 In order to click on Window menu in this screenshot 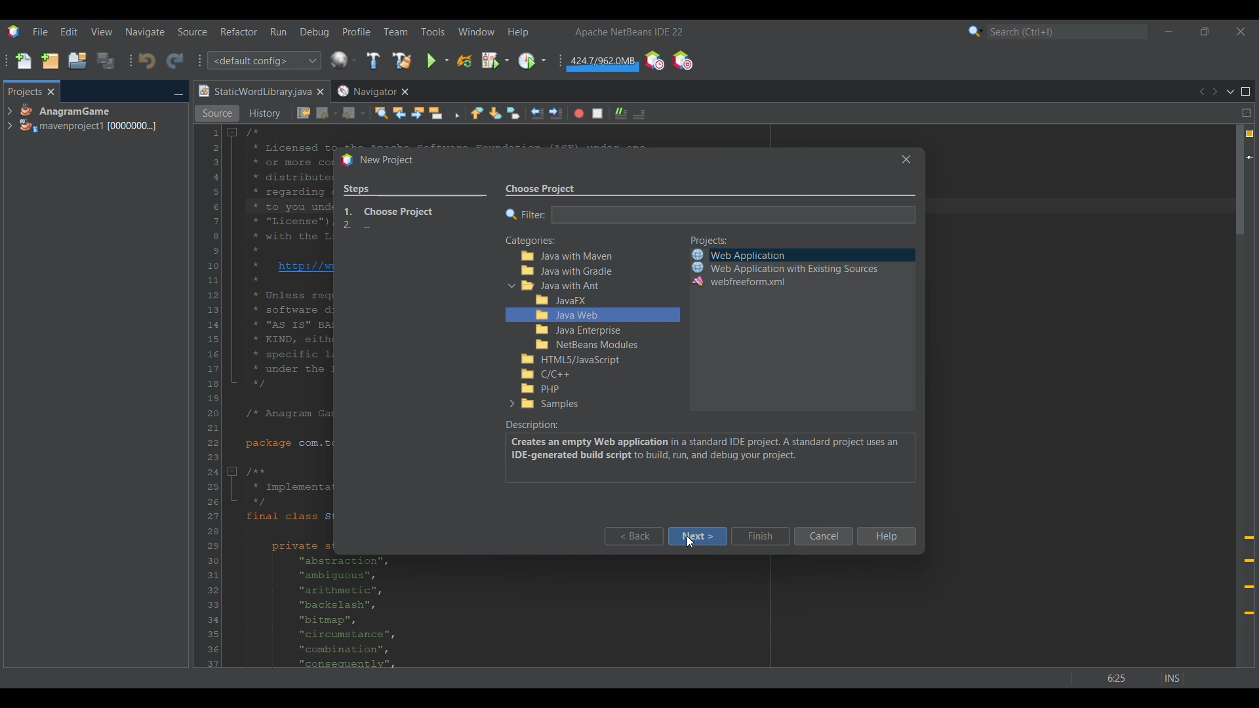, I will do `click(477, 31)`.